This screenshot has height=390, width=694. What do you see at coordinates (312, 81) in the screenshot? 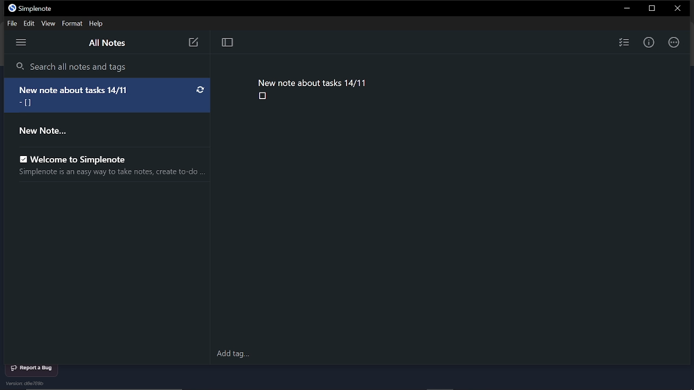
I see `New note about tasks 14/11` at bounding box center [312, 81].